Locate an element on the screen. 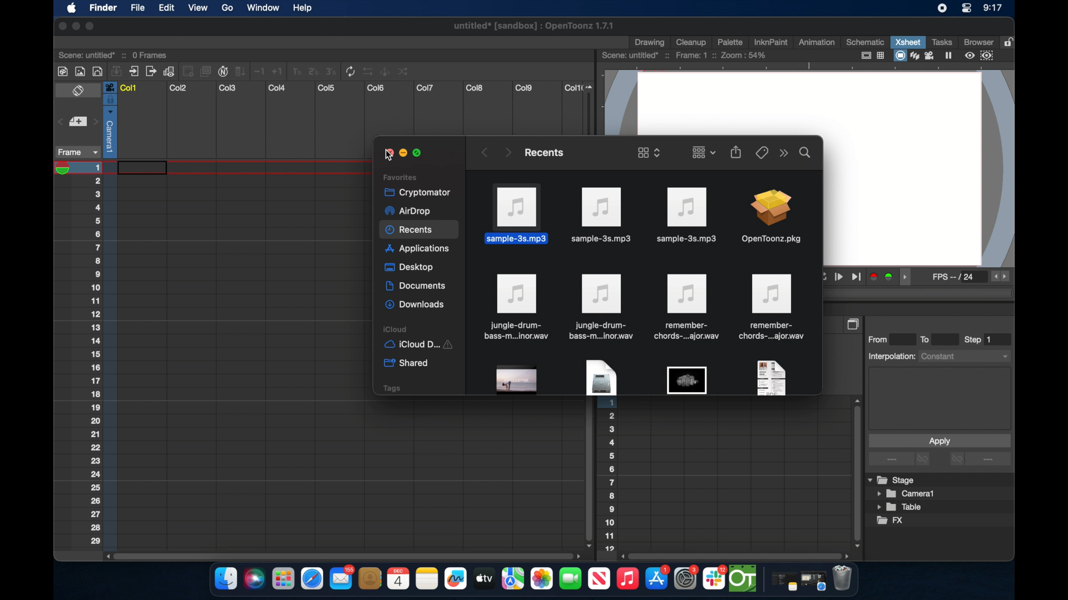  freeform is located at coordinates (456, 579).